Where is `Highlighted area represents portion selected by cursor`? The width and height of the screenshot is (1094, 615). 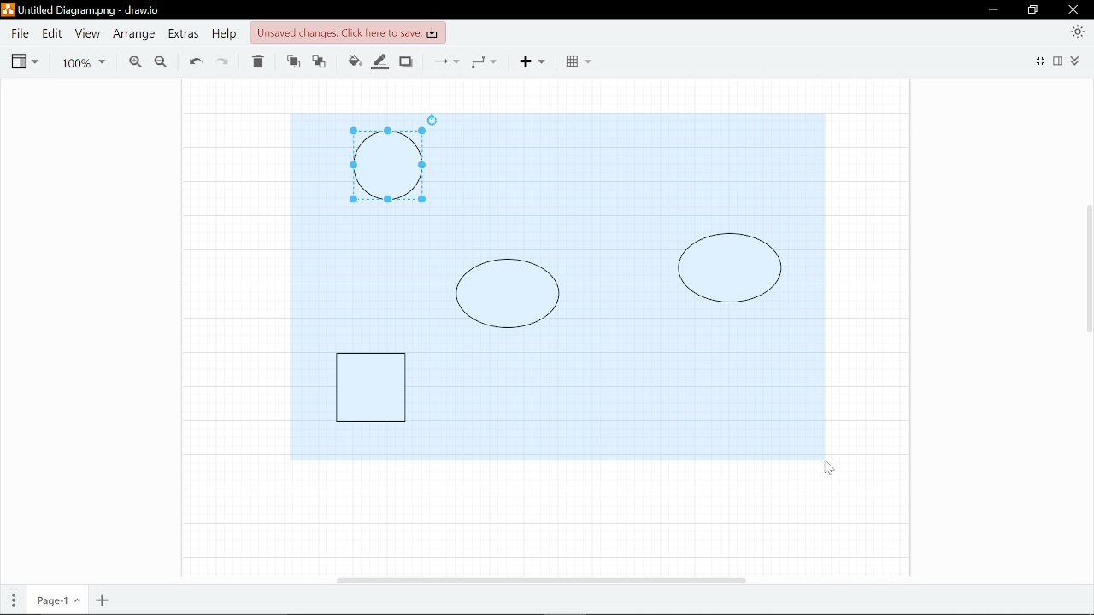
Highlighted area represents portion selected by cursor is located at coordinates (618, 396).